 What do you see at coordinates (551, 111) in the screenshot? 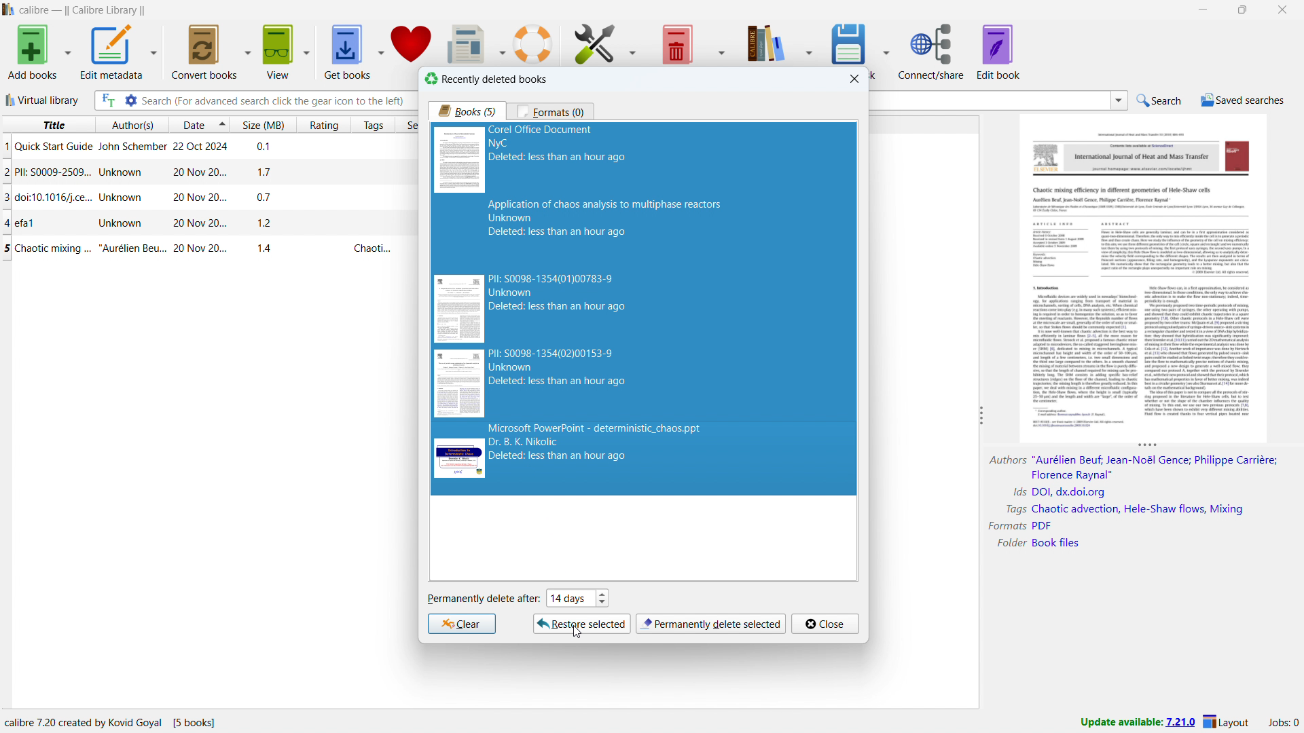
I see `formats` at bounding box center [551, 111].